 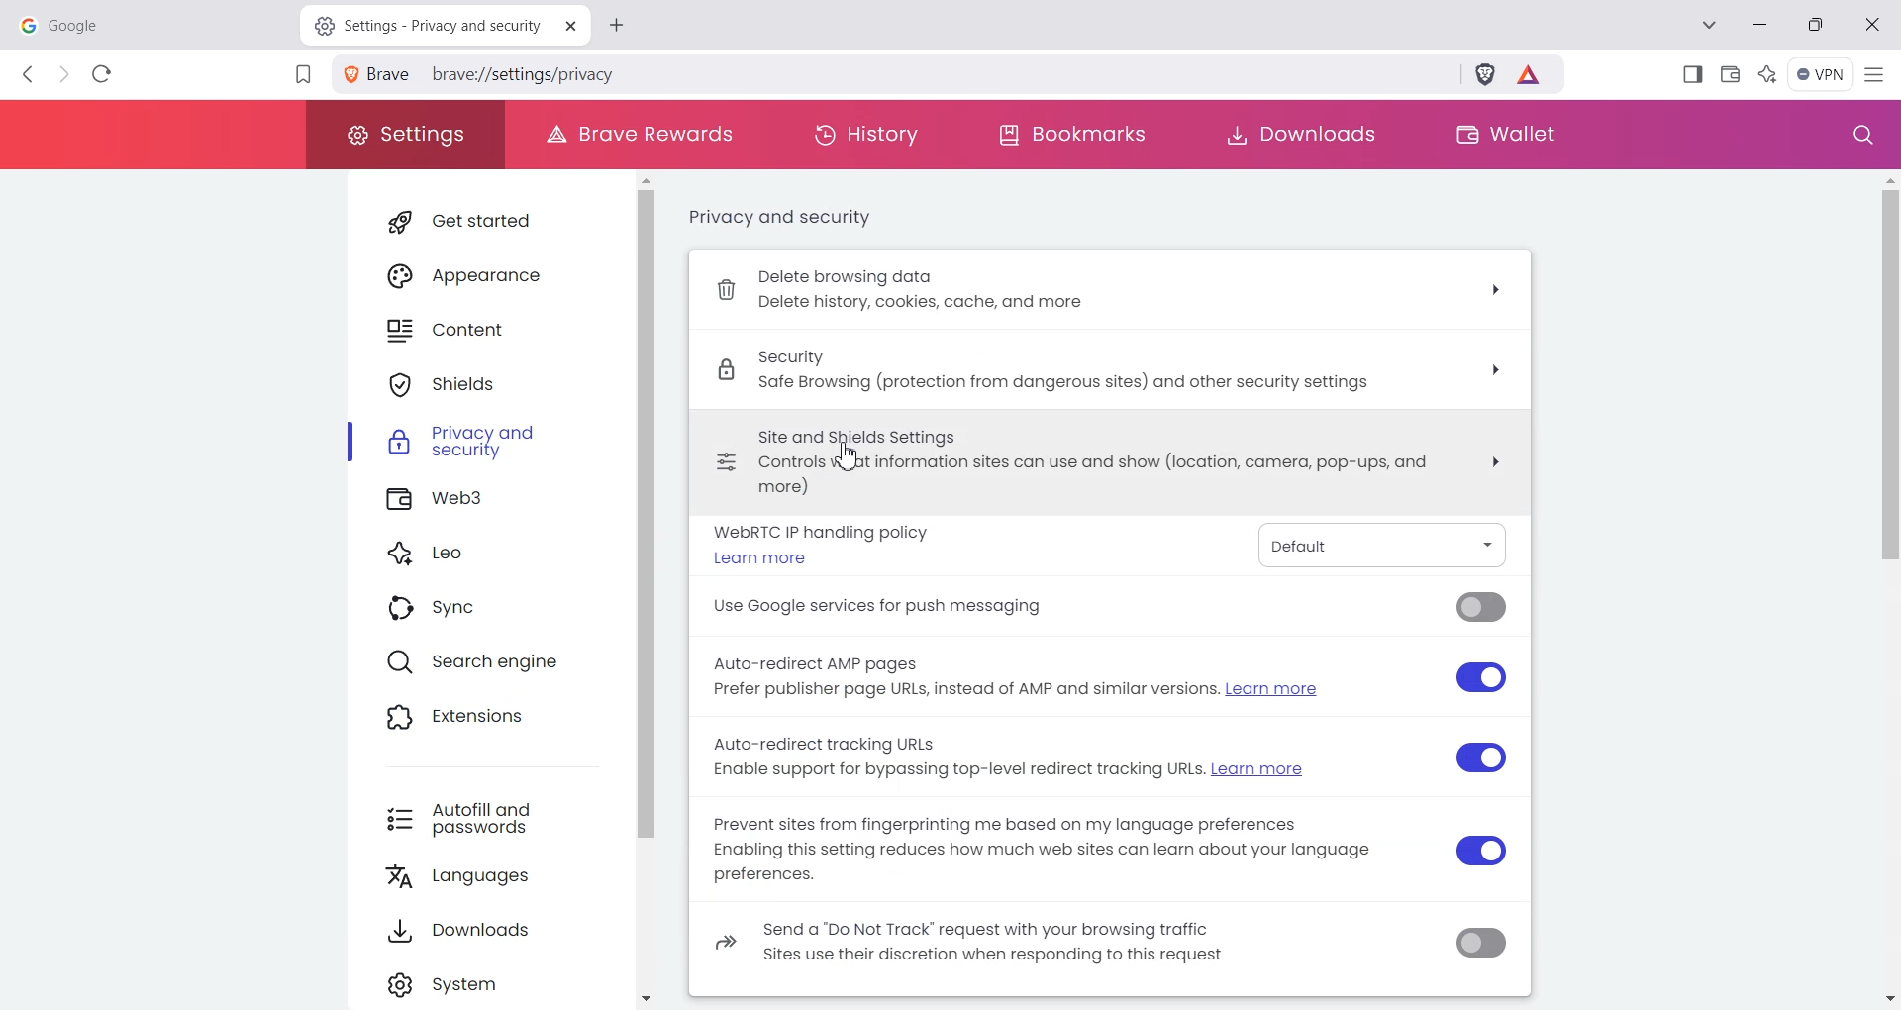 What do you see at coordinates (1299, 135) in the screenshot?
I see `Downloads` at bounding box center [1299, 135].